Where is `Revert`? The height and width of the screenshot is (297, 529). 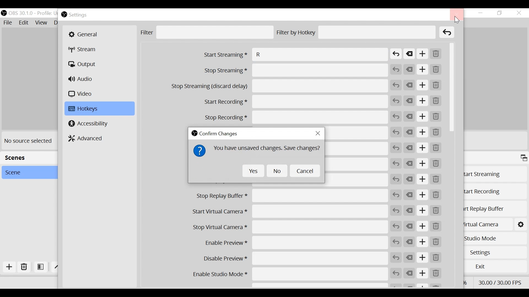 Revert is located at coordinates (396, 179).